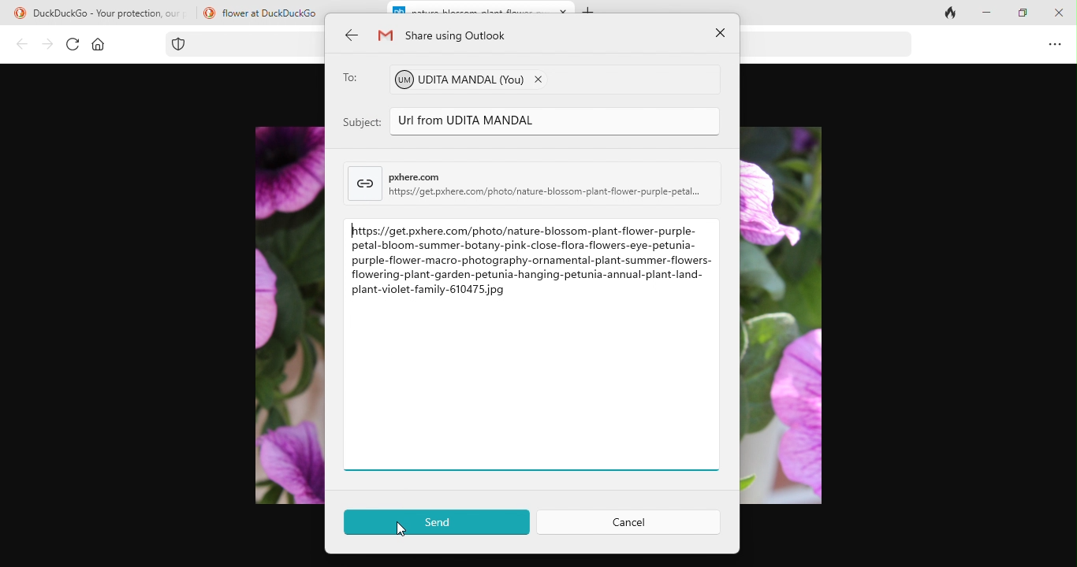  Describe the element at coordinates (207, 12) in the screenshot. I see `duckduck go logo` at that location.